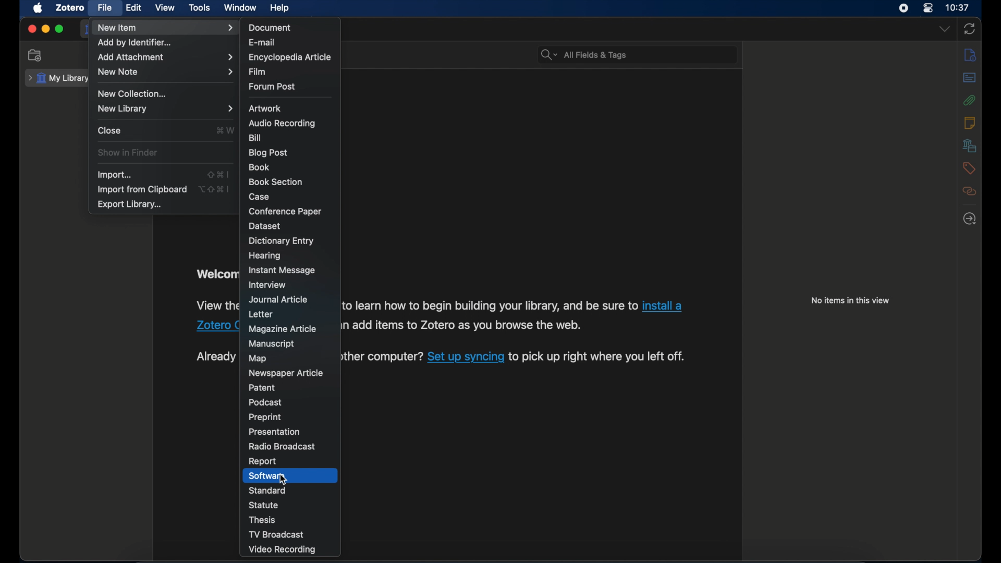  What do you see at coordinates (272, 26) in the screenshot?
I see `document` at bounding box center [272, 26].